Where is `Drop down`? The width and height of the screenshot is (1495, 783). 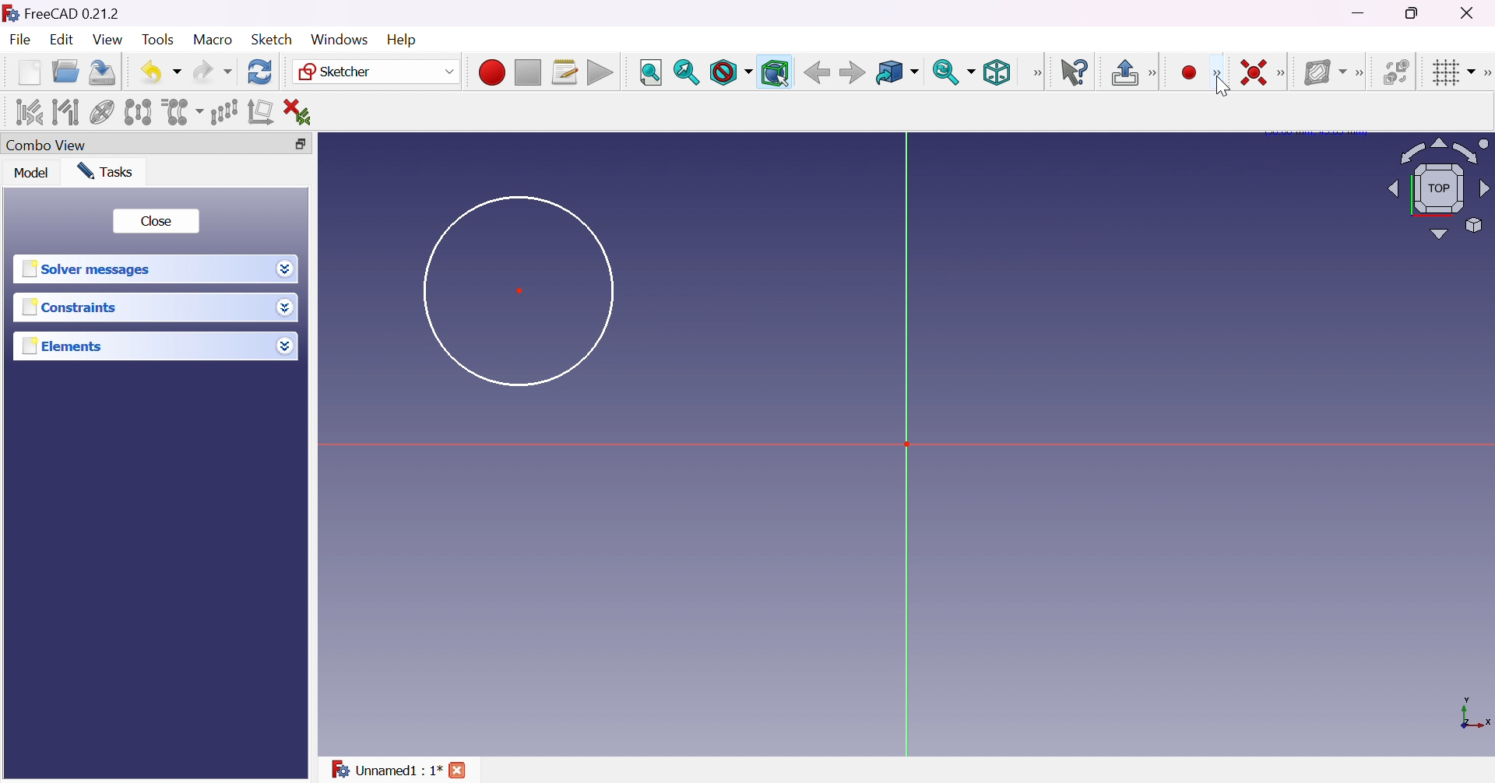 Drop down is located at coordinates (285, 346).